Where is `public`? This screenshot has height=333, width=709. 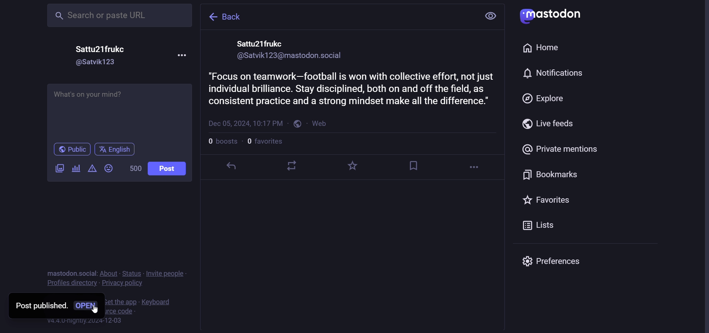 public is located at coordinates (71, 150).